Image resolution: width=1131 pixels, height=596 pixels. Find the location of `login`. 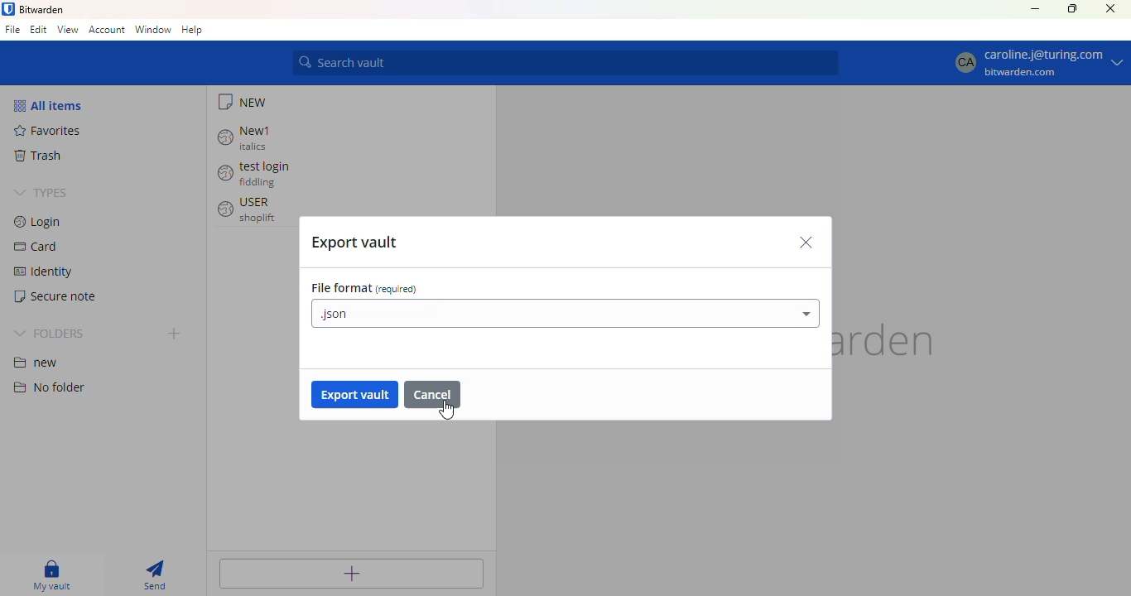

login is located at coordinates (40, 222).